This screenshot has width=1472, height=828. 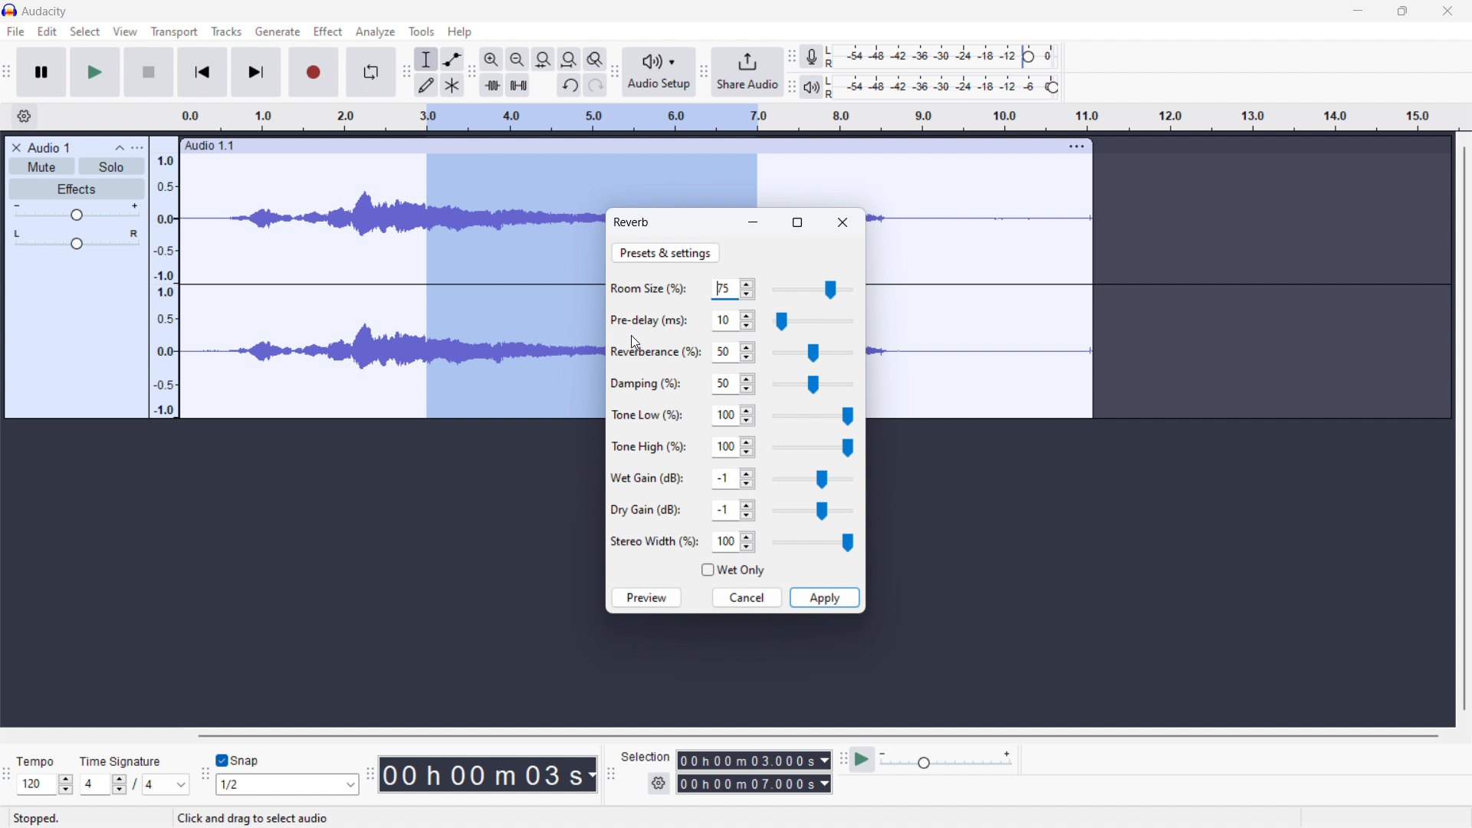 I want to click on time signature, so click(x=121, y=761).